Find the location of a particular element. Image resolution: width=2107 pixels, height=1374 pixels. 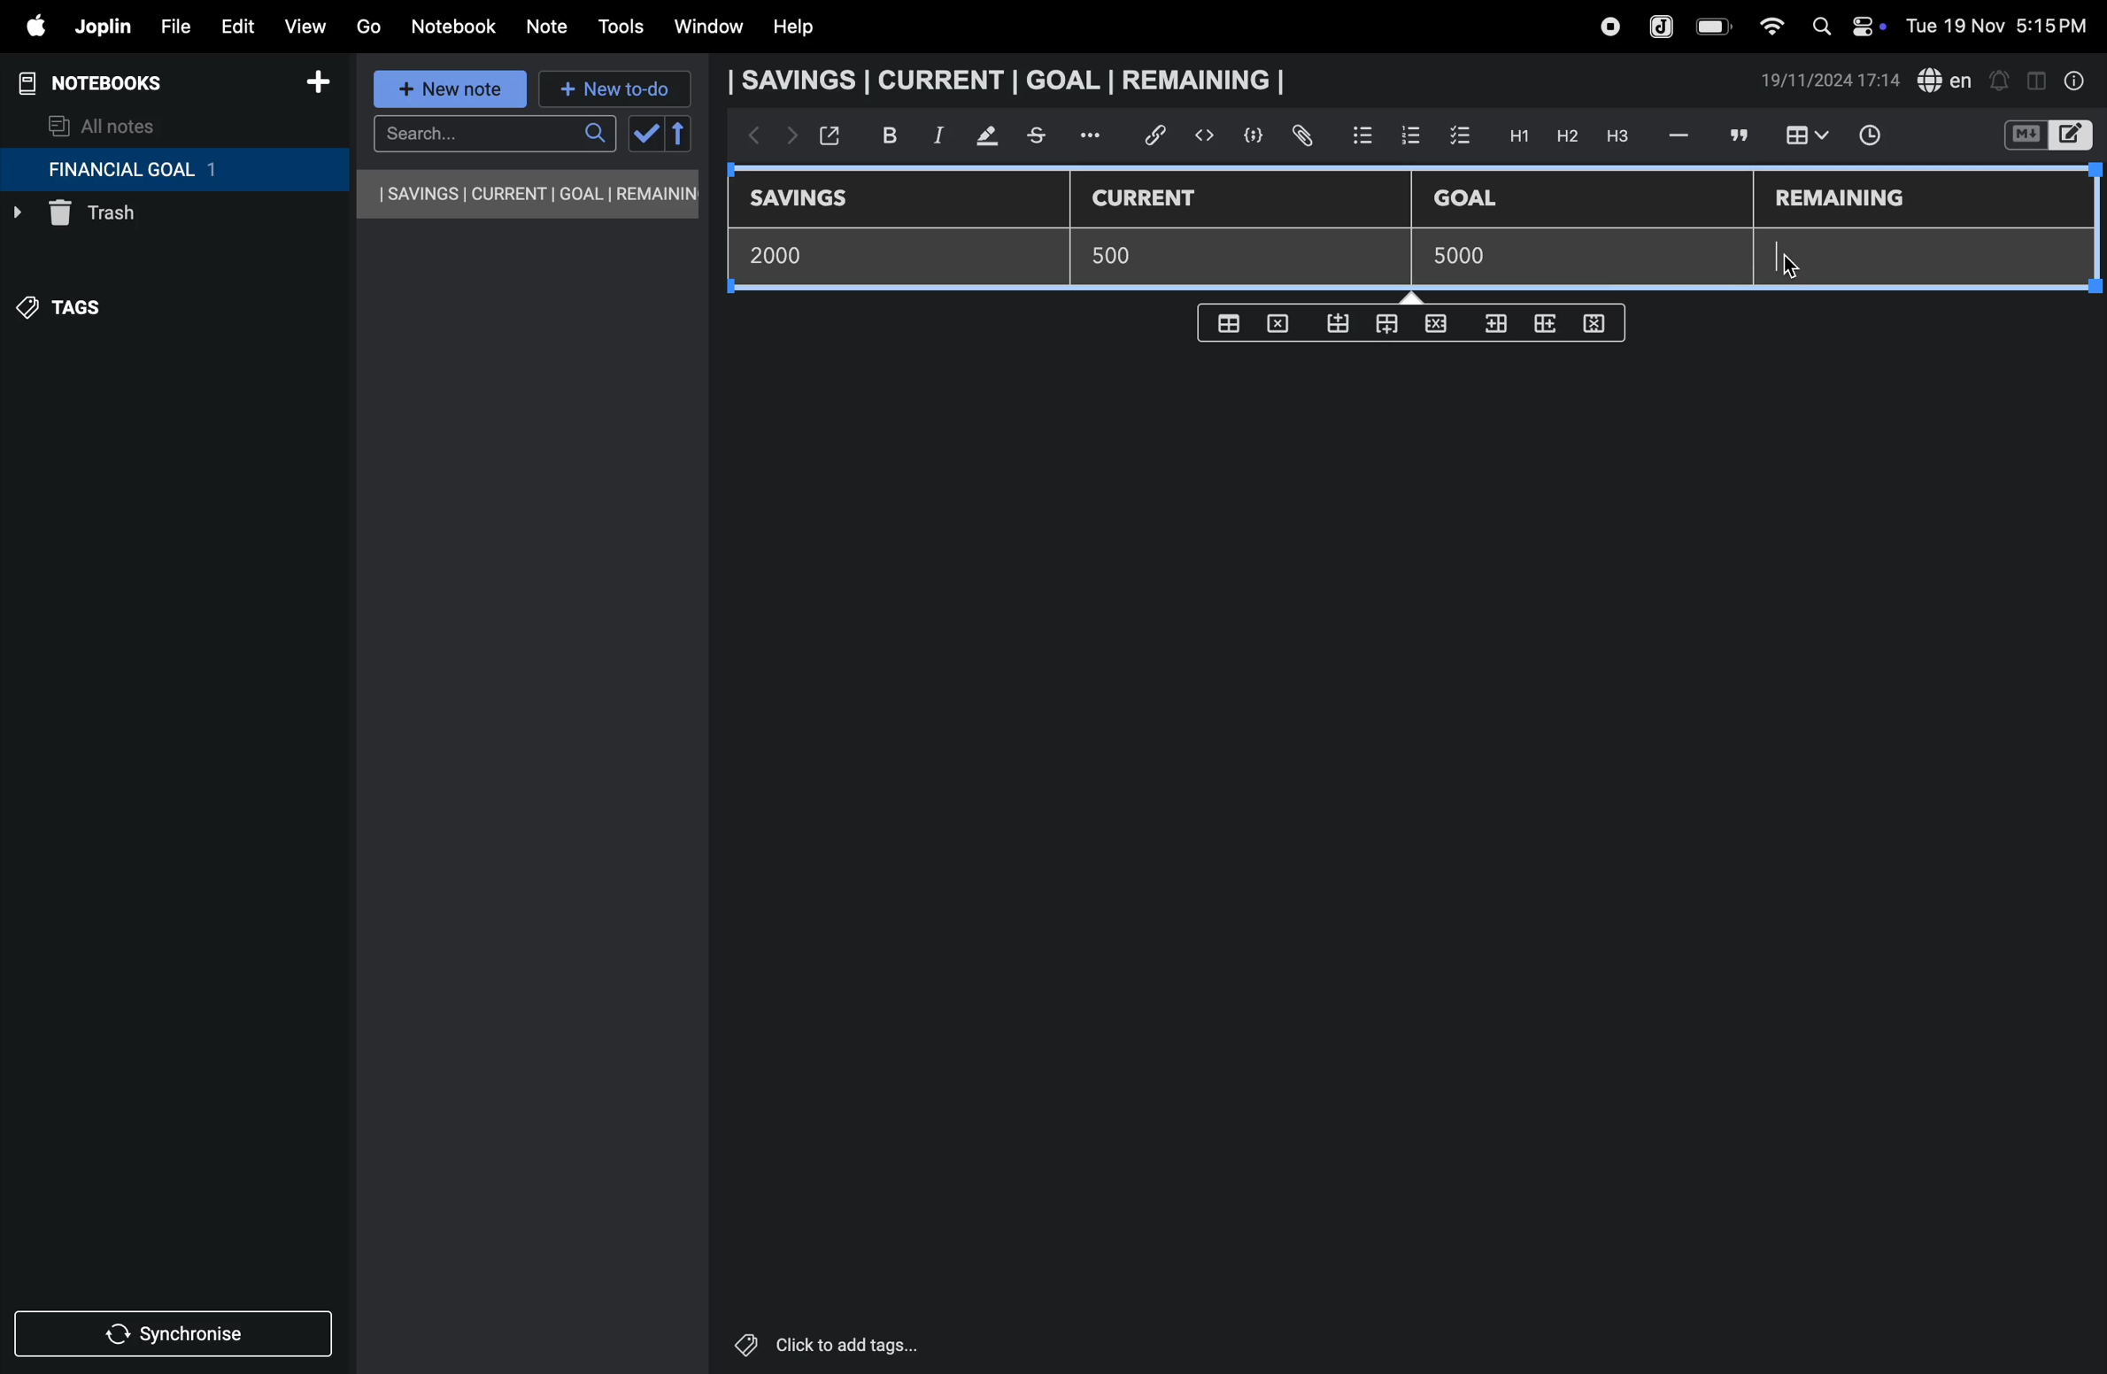

attach file is located at coordinates (1300, 136).